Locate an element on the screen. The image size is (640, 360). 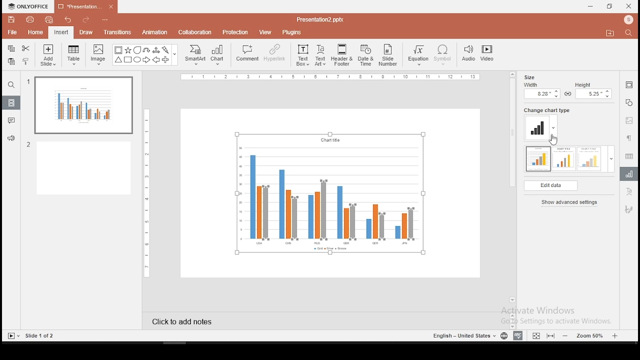
click to add notes is located at coordinates (182, 320).